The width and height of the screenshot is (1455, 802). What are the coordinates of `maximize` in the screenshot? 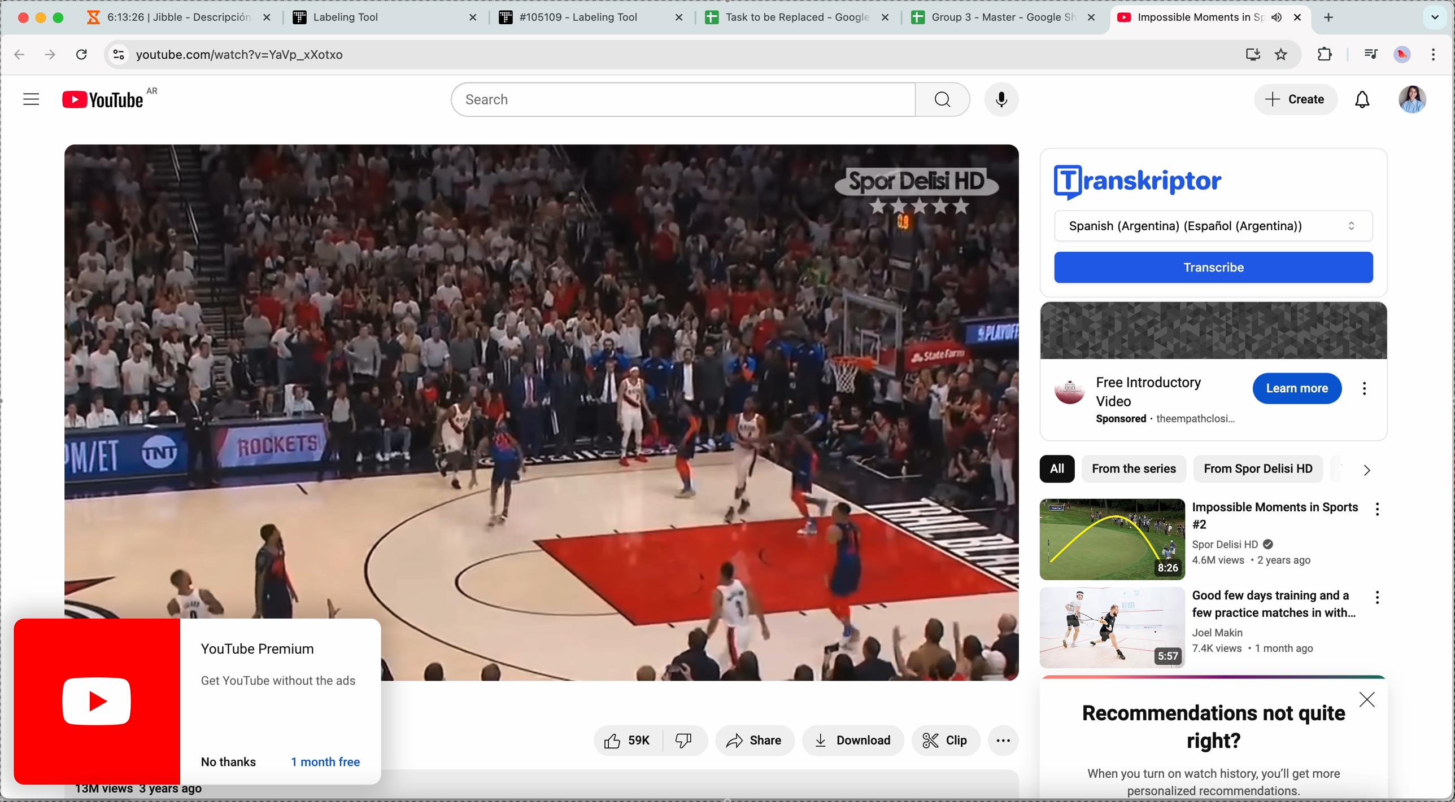 It's located at (63, 17).